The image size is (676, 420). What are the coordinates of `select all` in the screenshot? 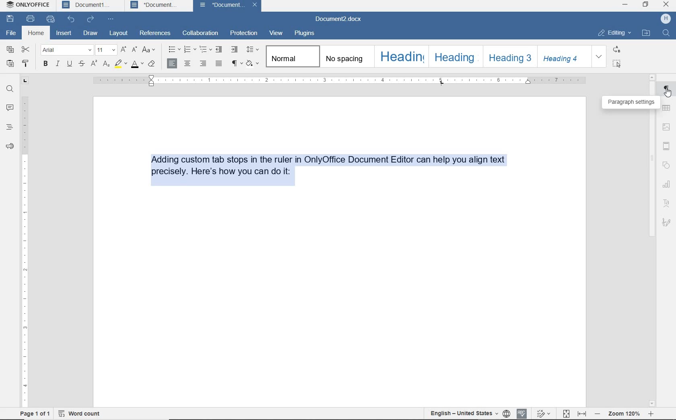 It's located at (618, 64).